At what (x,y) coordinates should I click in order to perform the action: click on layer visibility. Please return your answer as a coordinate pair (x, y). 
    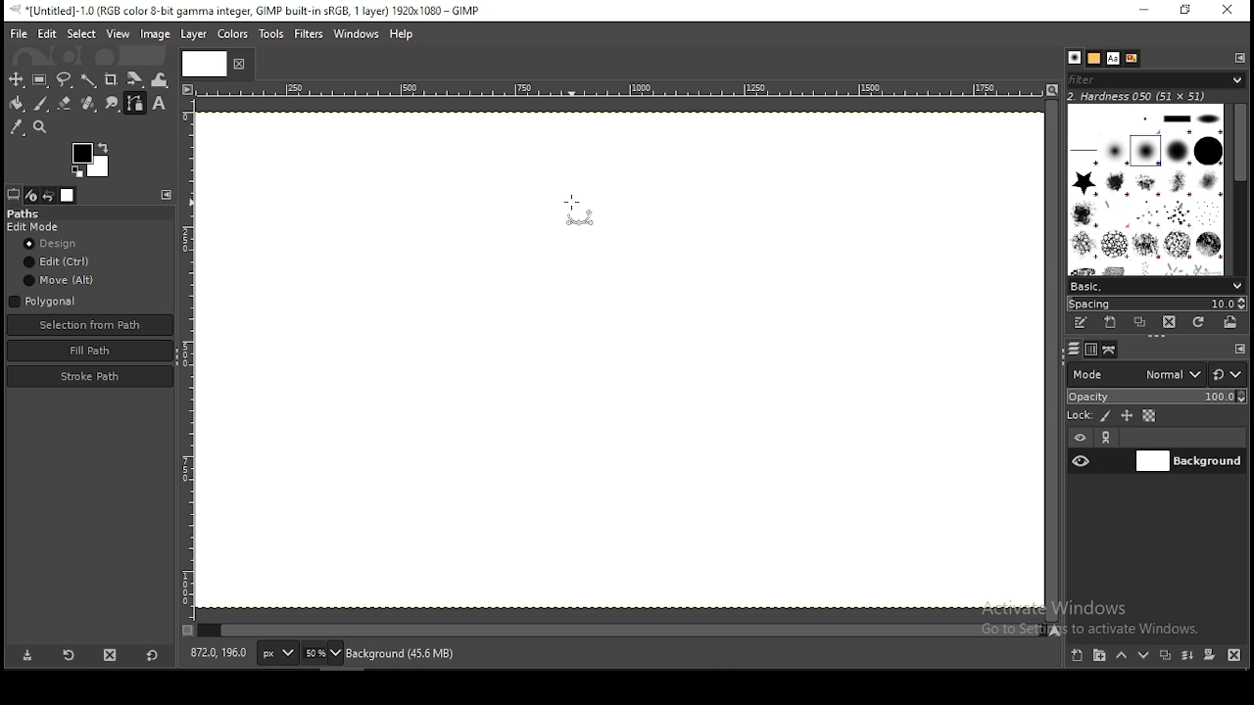
    Looking at the image, I should click on (1081, 437).